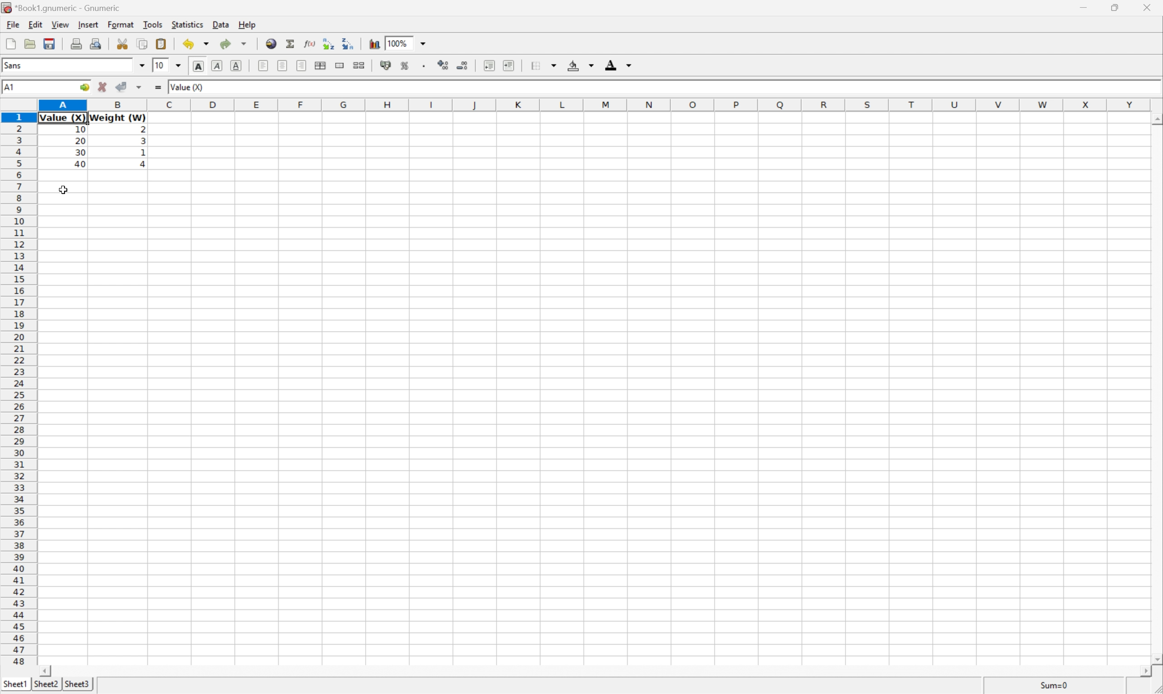 The height and width of the screenshot is (694, 1163). What do you see at coordinates (180, 64) in the screenshot?
I see `Drop Down` at bounding box center [180, 64].